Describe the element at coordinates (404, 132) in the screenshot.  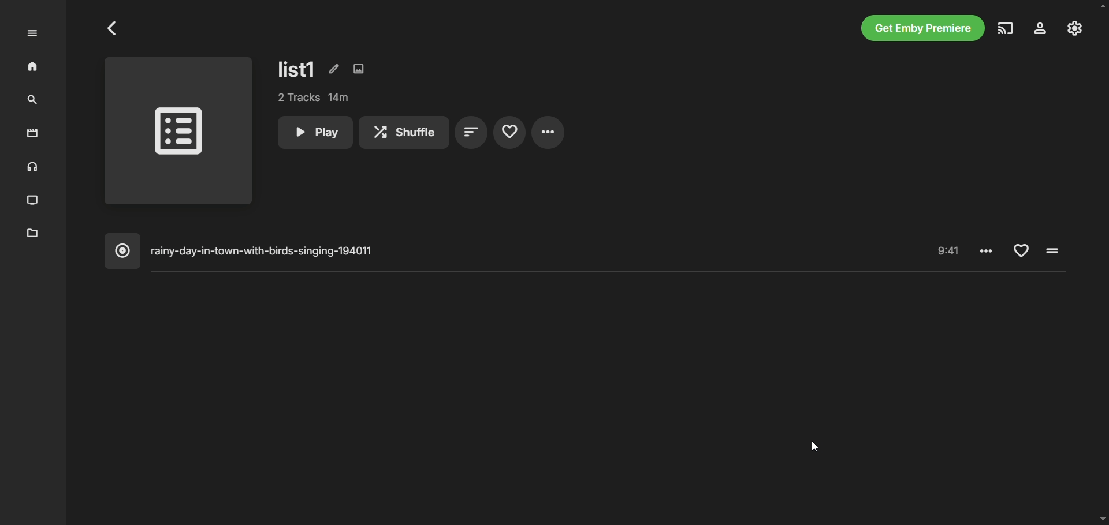
I see `shuffle` at that location.